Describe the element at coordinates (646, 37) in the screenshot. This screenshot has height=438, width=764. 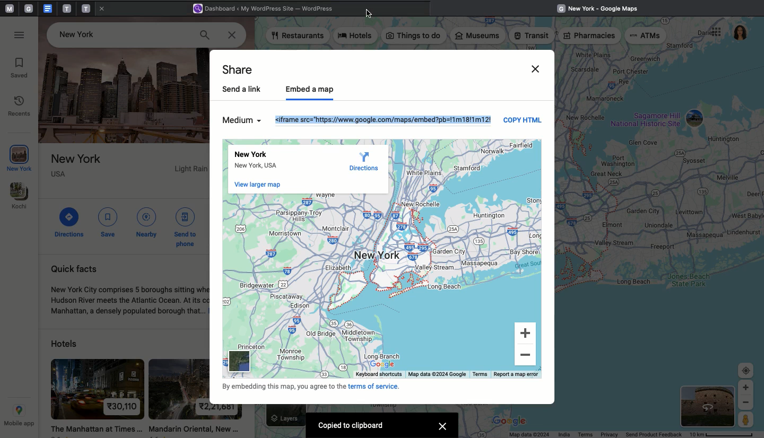
I see `ATMs` at that location.